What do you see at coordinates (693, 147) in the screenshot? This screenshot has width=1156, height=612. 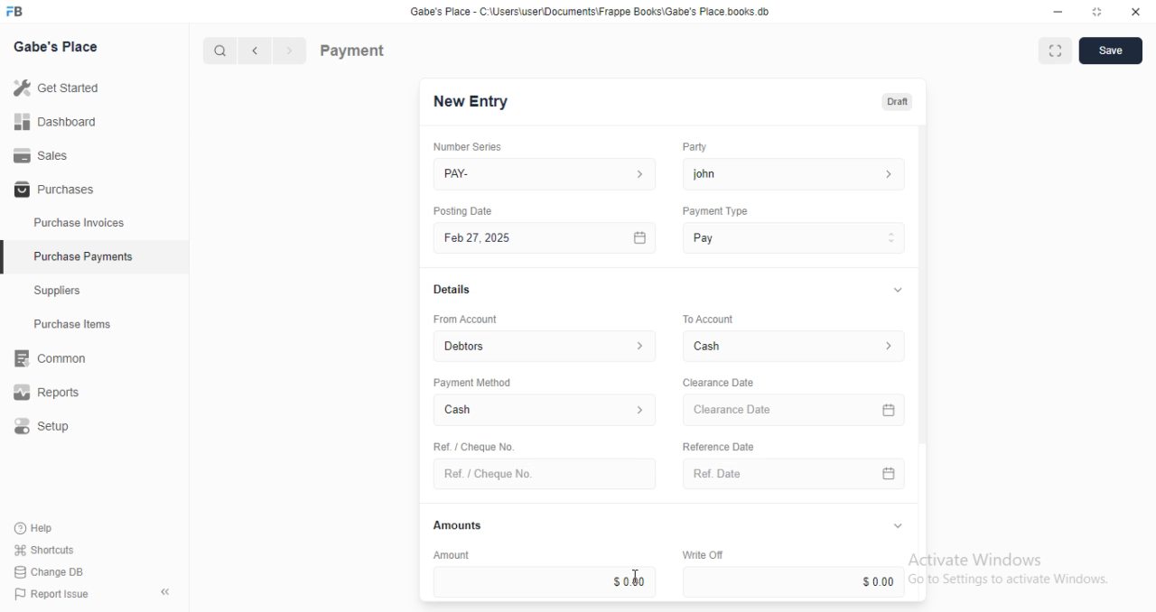 I see `Party` at bounding box center [693, 147].